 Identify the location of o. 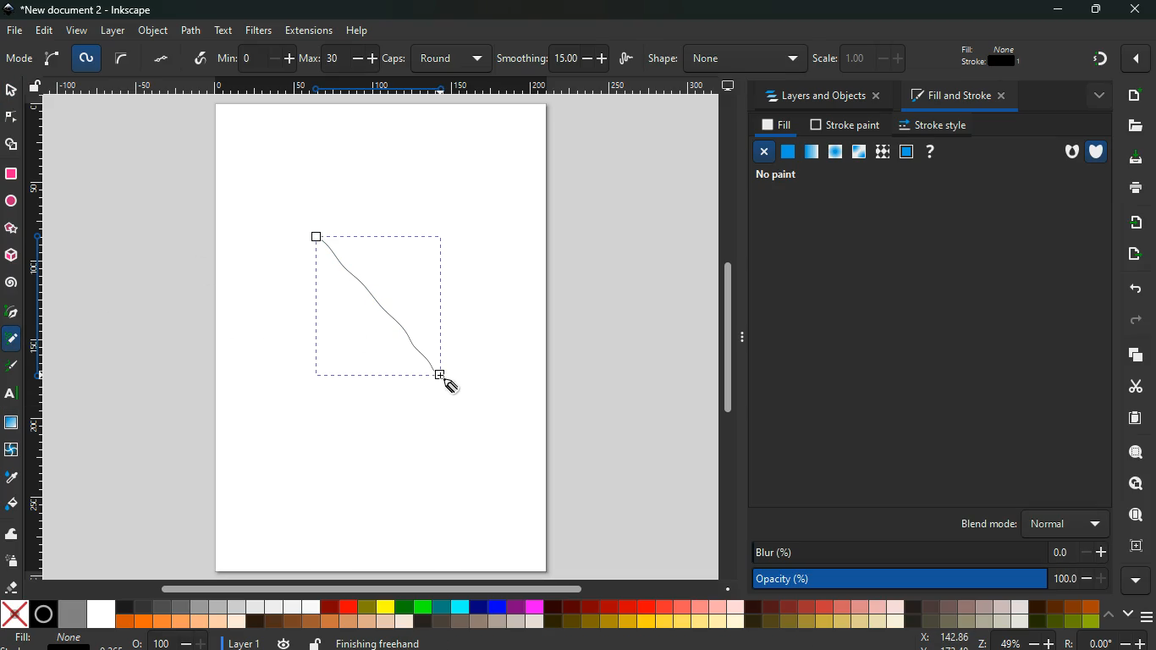
(170, 641).